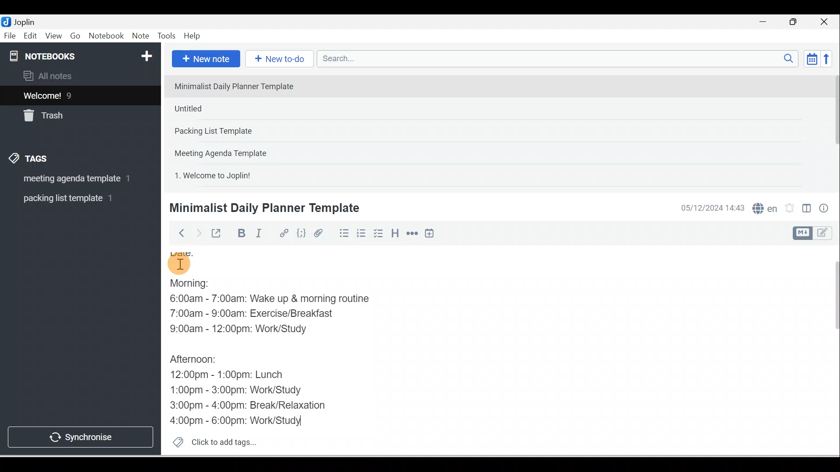 The height and width of the screenshot is (472, 840). Describe the element at coordinates (10, 35) in the screenshot. I see `File` at that location.